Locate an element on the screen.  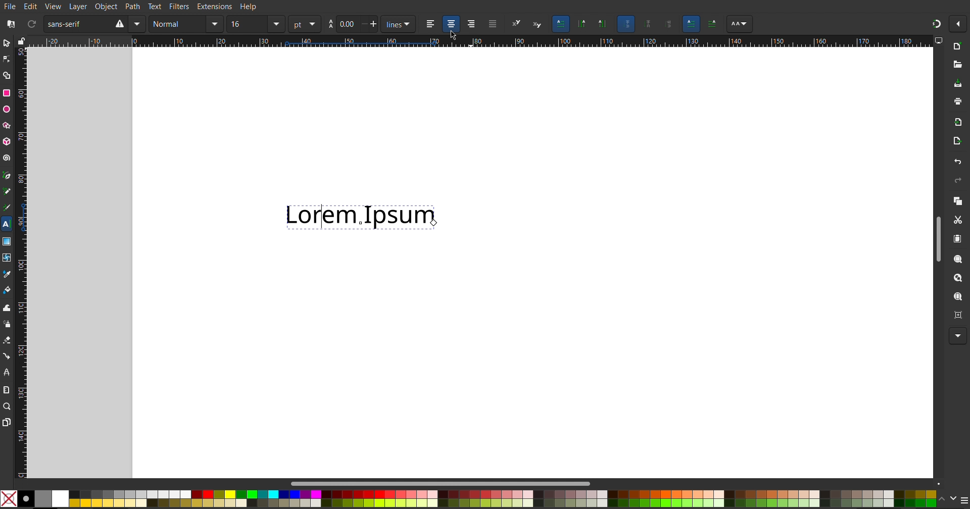
Spray Tool is located at coordinates (8, 326).